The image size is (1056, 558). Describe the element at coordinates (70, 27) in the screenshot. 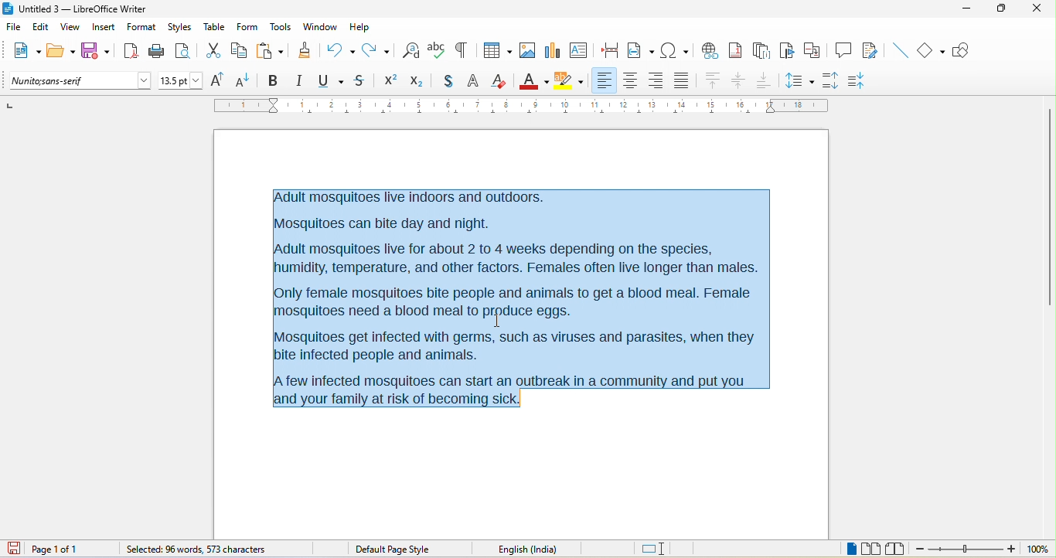

I see `view` at that location.